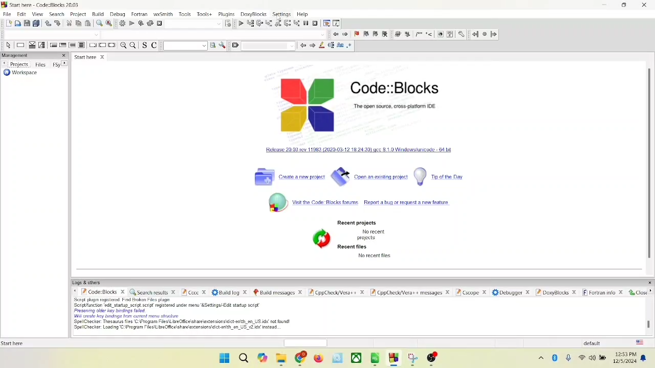  I want to click on return instruction, so click(112, 45).